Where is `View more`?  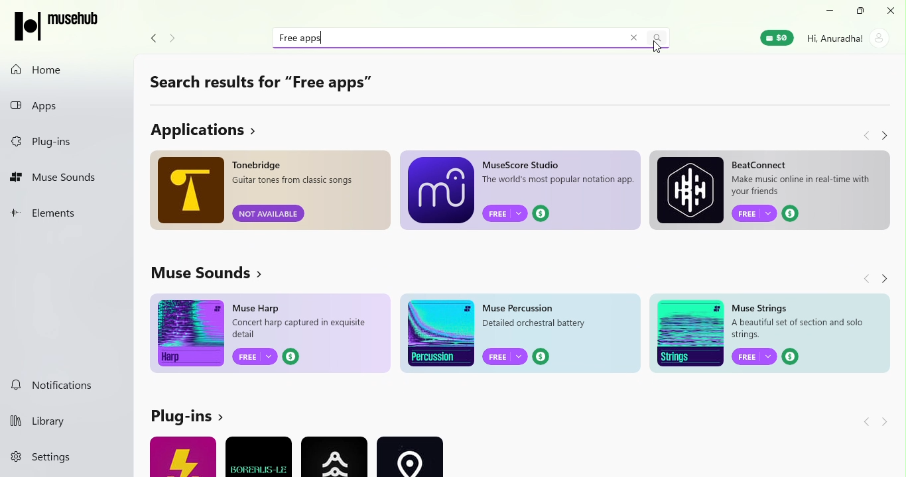
View more is located at coordinates (189, 417).